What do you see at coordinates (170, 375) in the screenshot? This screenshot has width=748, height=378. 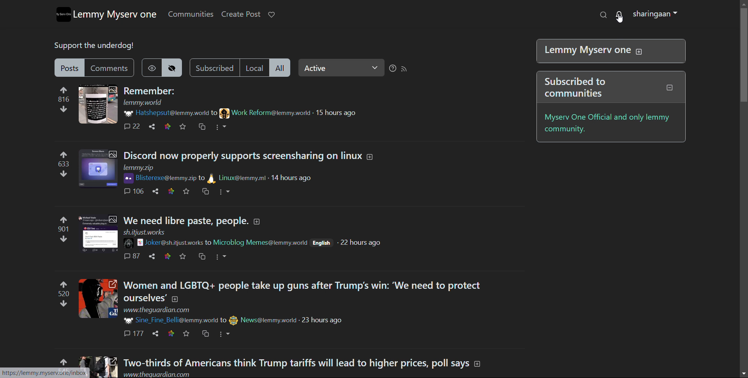 I see `url` at bounding box center [170, 375].